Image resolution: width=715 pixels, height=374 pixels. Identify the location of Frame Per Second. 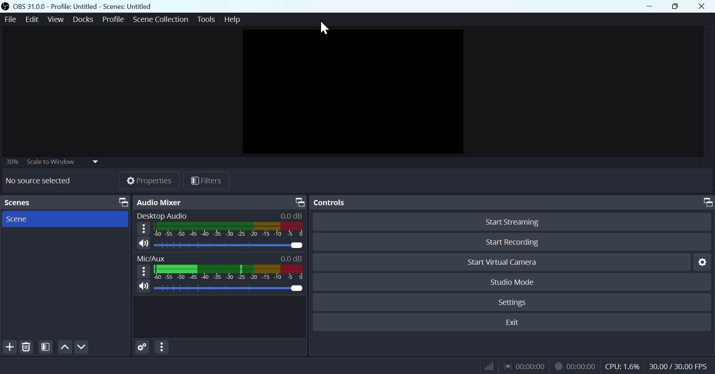
(679, 366).